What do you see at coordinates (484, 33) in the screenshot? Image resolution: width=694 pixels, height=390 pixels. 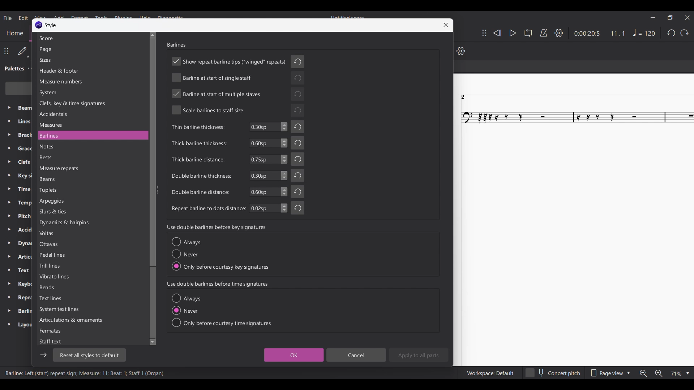 I see `Change position of toolbar` at bounding box center [484, 33].